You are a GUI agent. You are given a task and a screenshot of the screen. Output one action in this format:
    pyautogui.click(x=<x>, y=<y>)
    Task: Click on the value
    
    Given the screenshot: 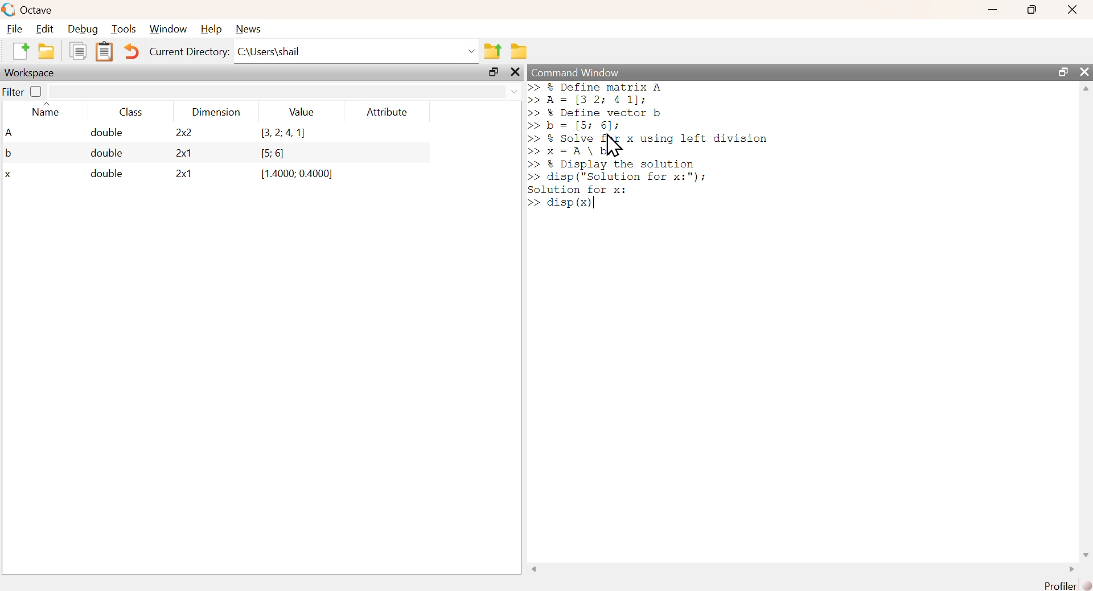 What is the action you would take?
    pyautogui.click(x=301, y=112)
    